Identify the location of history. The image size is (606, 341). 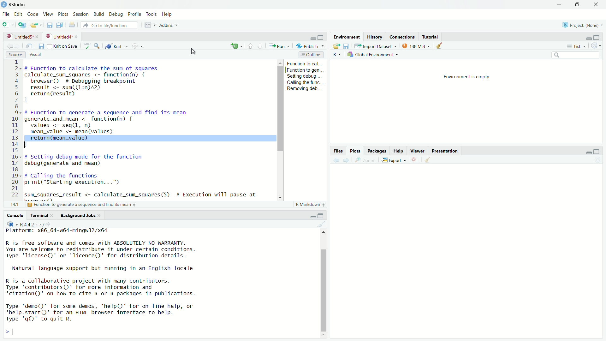
(374, 36).